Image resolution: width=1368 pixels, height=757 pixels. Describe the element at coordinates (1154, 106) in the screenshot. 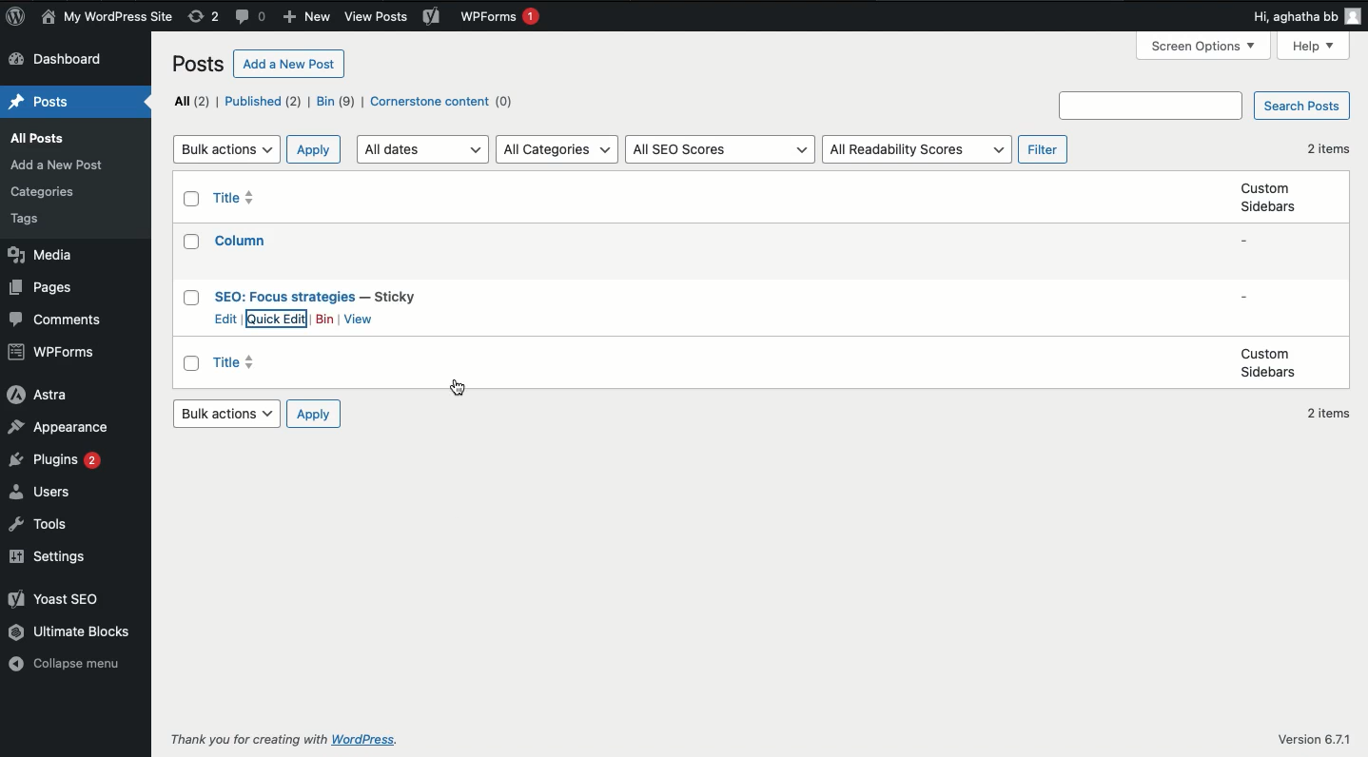

I see `Search` at that location.